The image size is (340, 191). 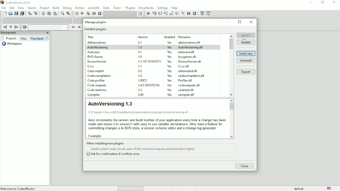 What do you see at coordinates (183, 67) in the screenshot?
I see `file` at bounding box center [183, 67].